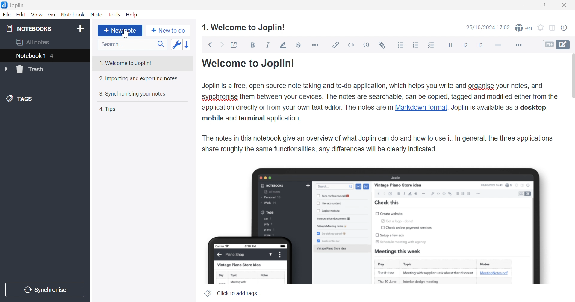  I want to click on Horizontal, so click(317, 45).